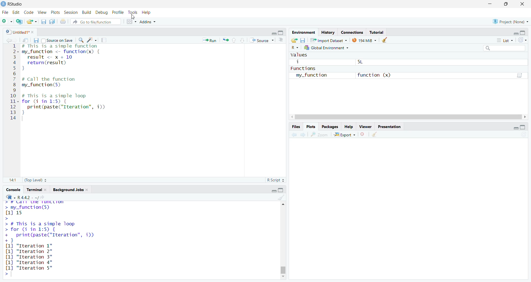 Image resolution: width=531 pixels, height=282 pixels. Describe the element at coordinates (520, 74) in the screenshot. I see `script` at that location.